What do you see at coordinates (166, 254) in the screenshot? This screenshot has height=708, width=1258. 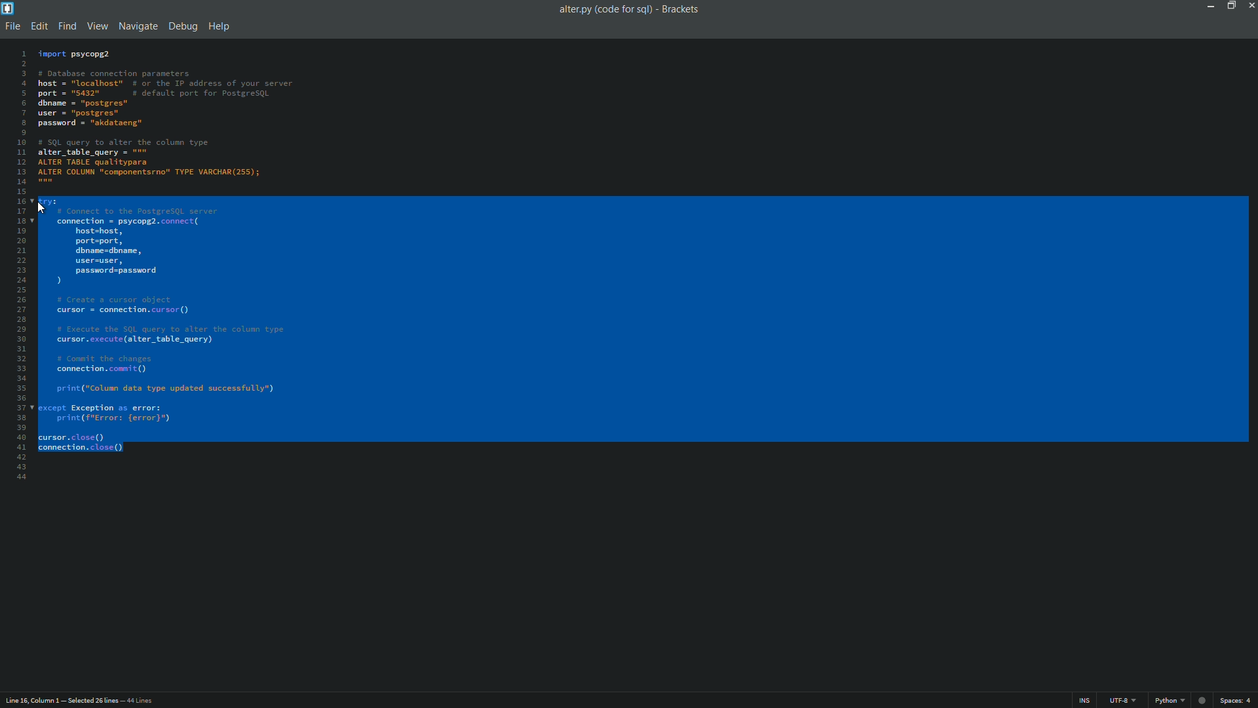 I see `code` at bounding box center [166, 254].